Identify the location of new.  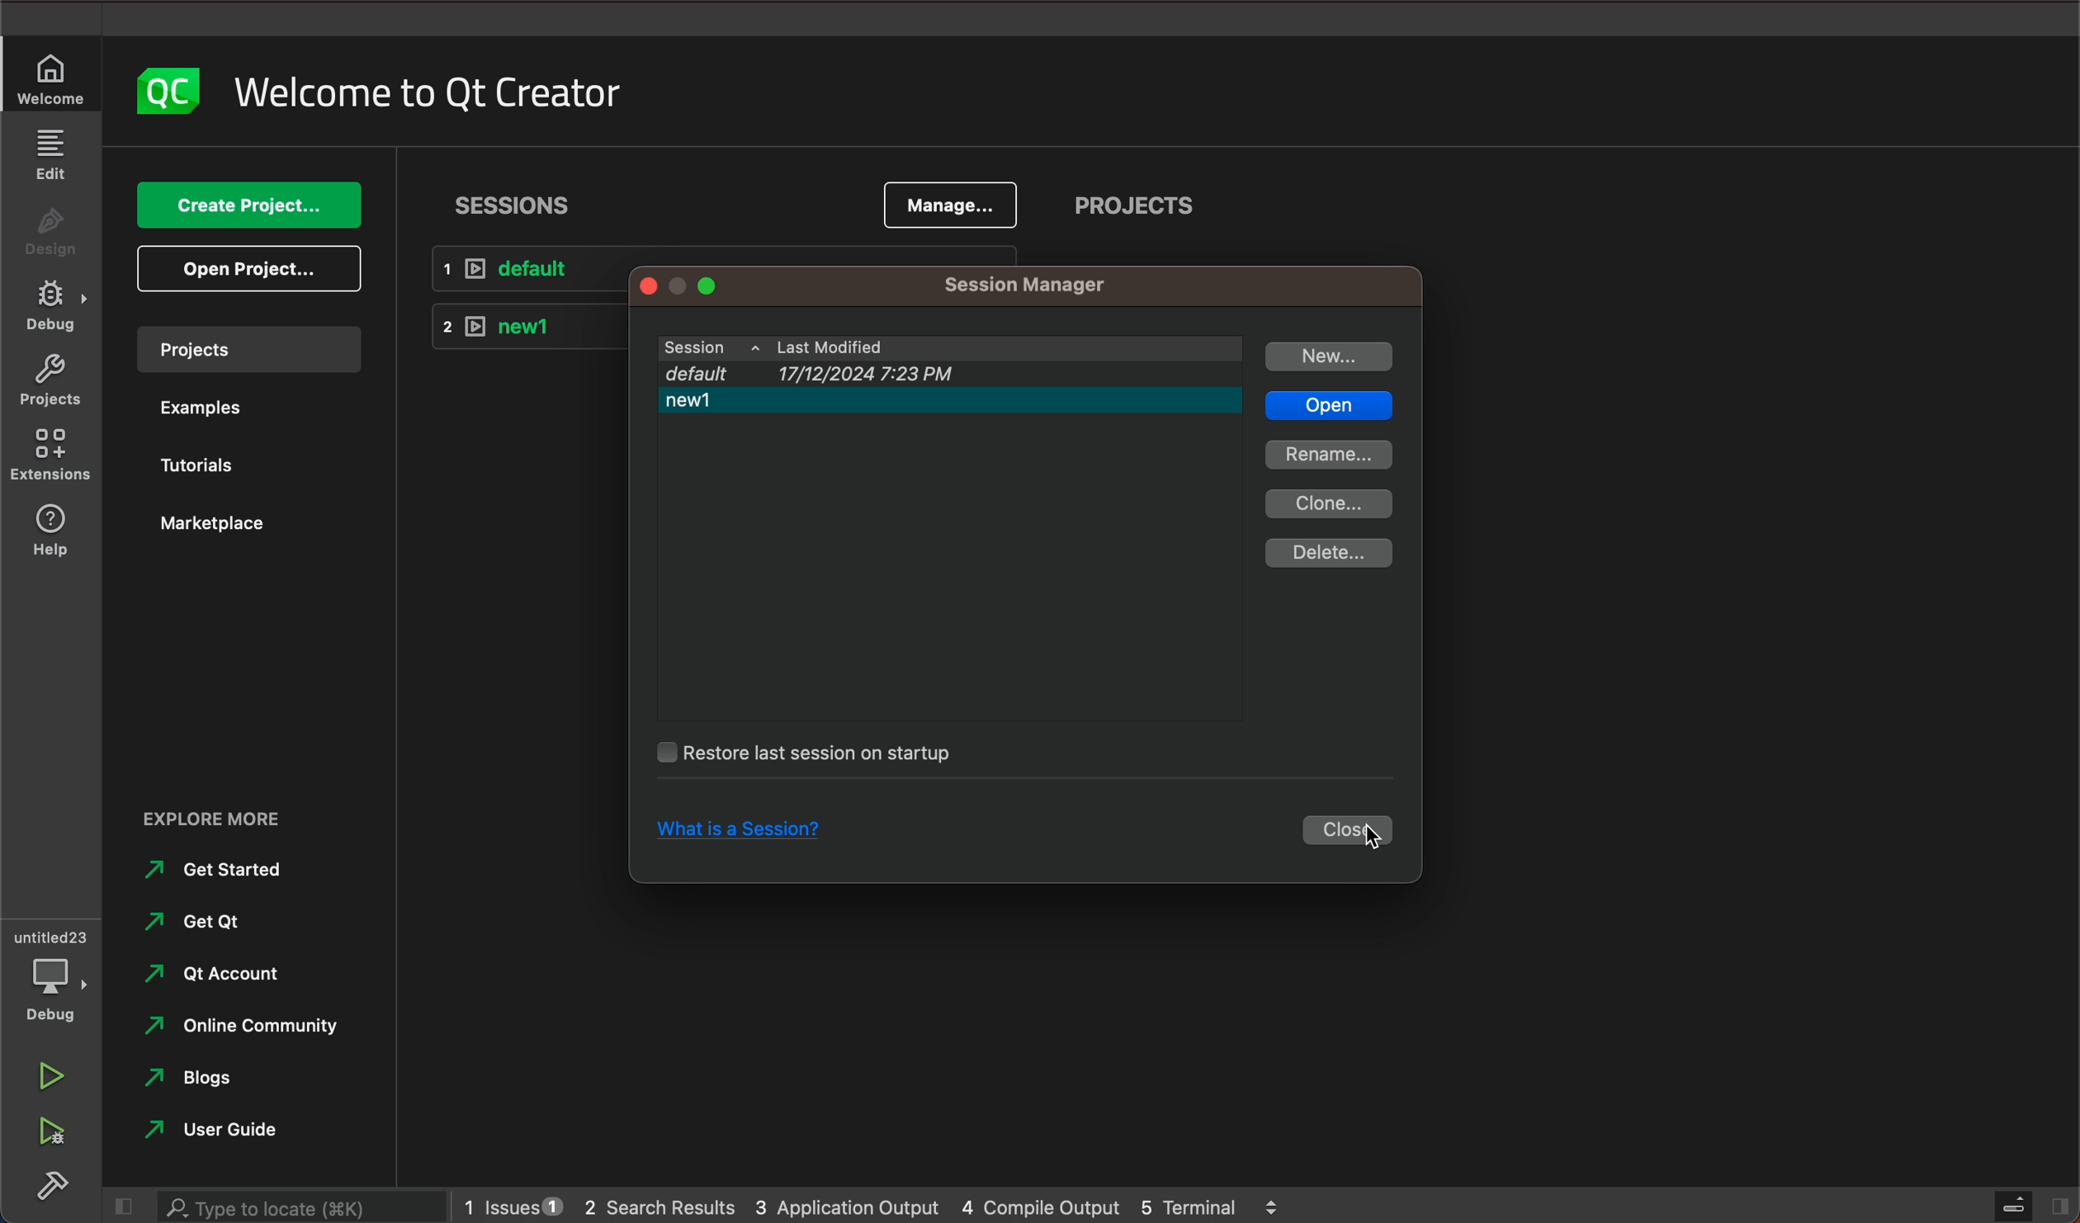
(1331, 357).